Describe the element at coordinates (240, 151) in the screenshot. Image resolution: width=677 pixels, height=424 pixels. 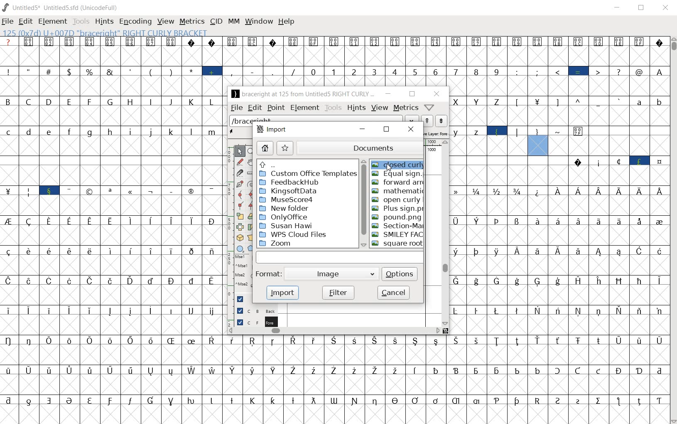
I see `POINTER` at that location.